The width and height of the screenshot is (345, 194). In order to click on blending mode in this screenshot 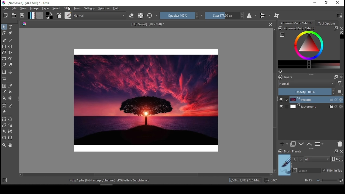, I will do `click(100, 16)`.